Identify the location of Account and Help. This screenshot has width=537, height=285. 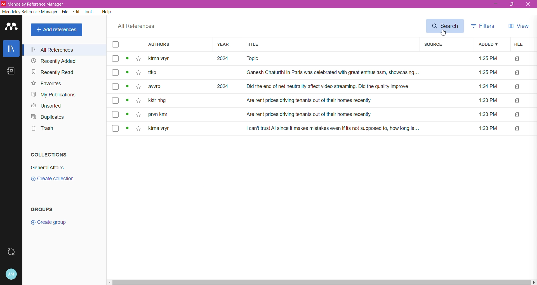
(11, 274).